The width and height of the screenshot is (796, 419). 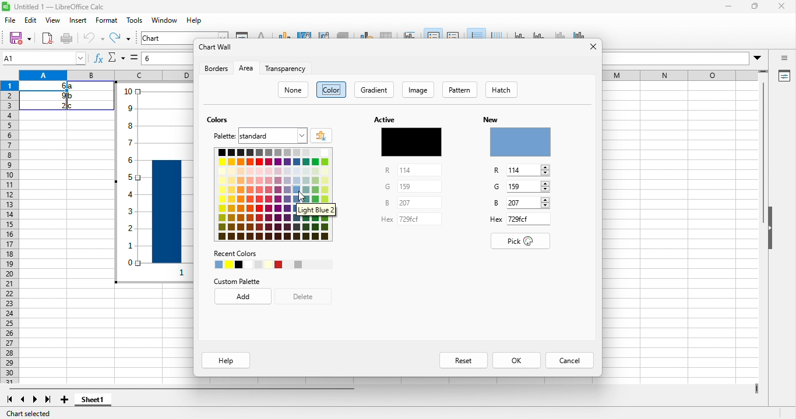 What do you see at coordinates (105, 403) in the screenshot?
I see `sheet1` at bounding box center [105, 403].